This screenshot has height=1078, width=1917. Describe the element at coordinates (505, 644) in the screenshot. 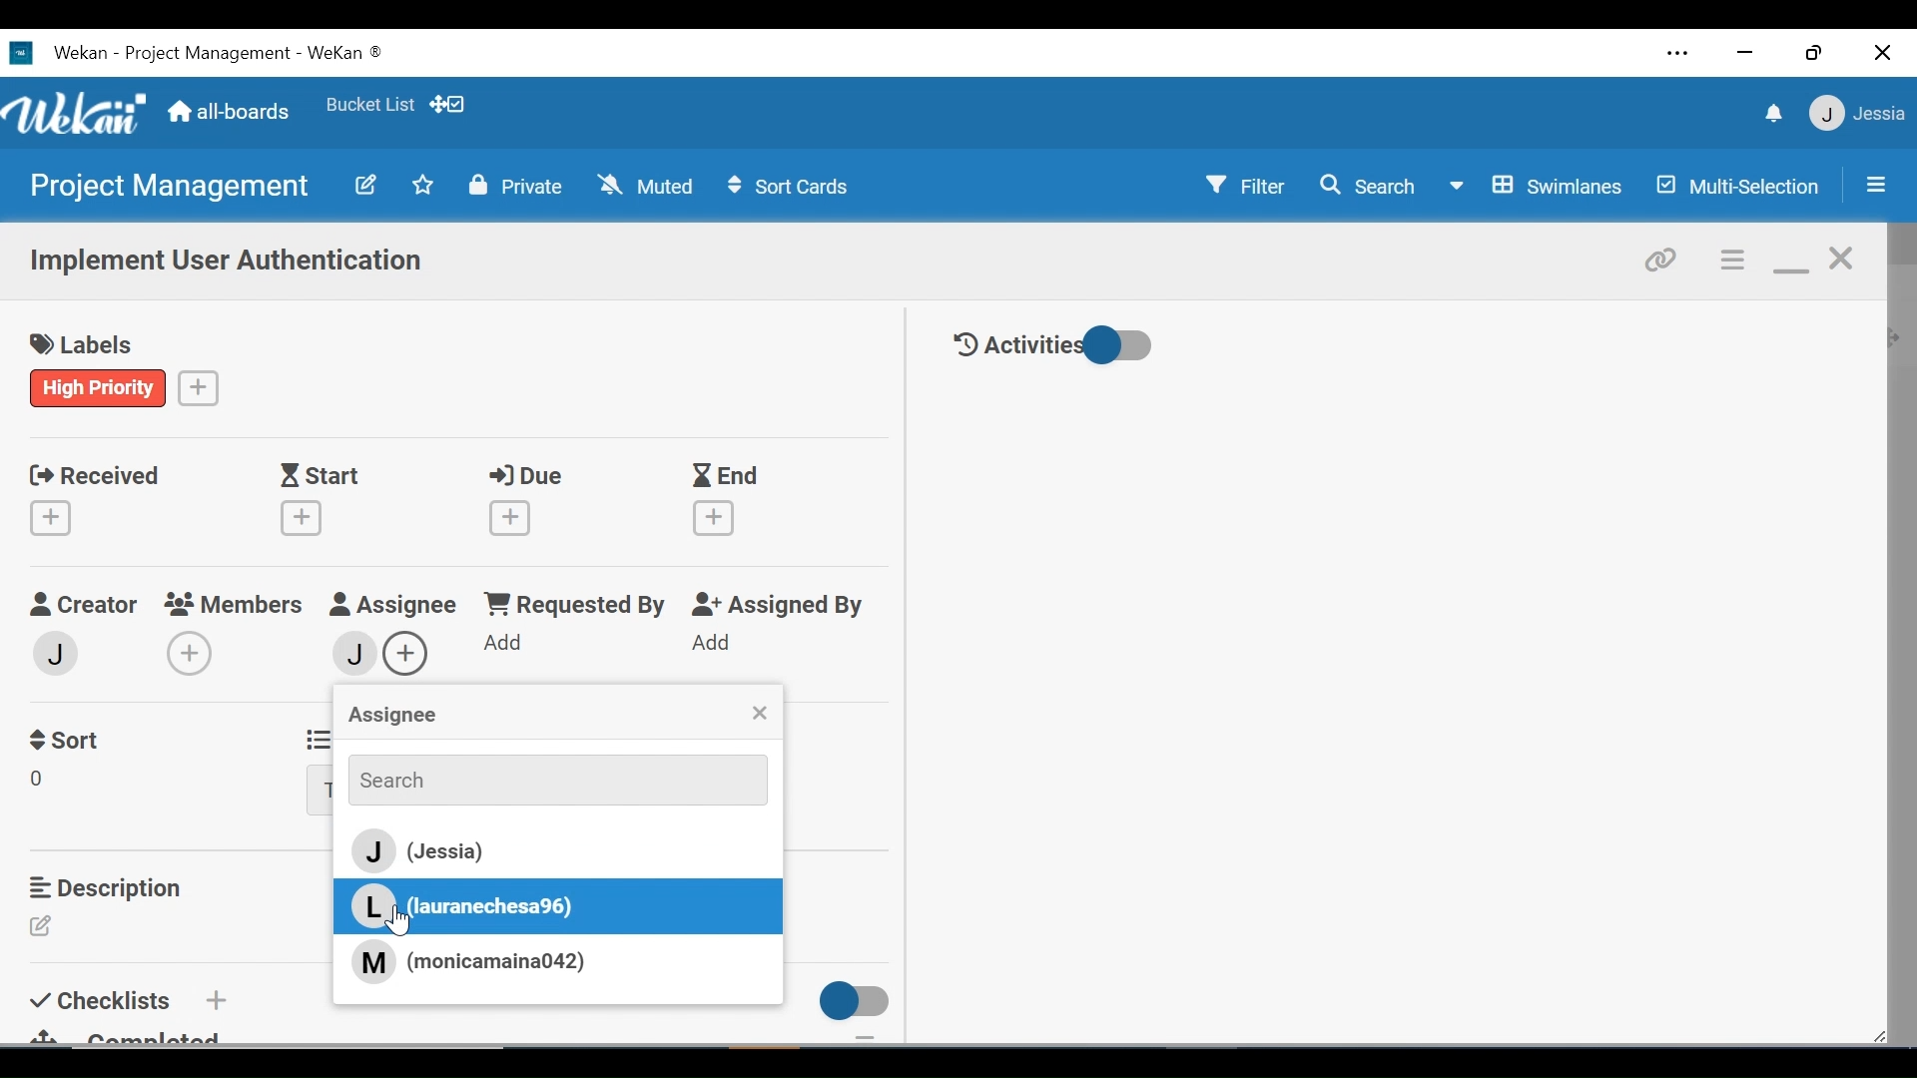

I see `Add` at that location.